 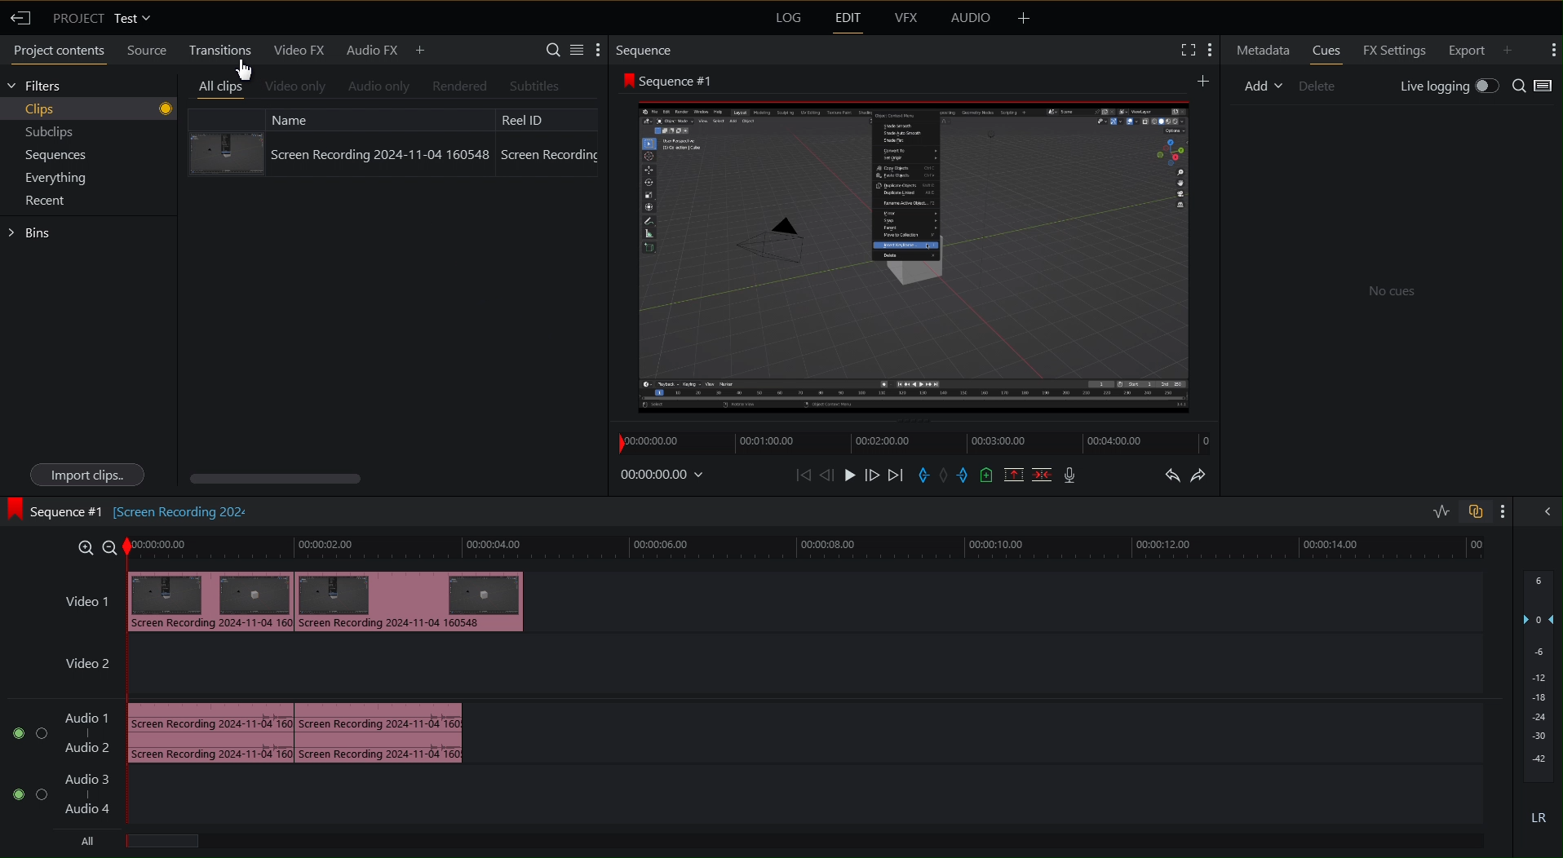 What do you see at coordinates (1203, 474) in the screenshot?
I see `Redo` at bounding box center [1203, 474].